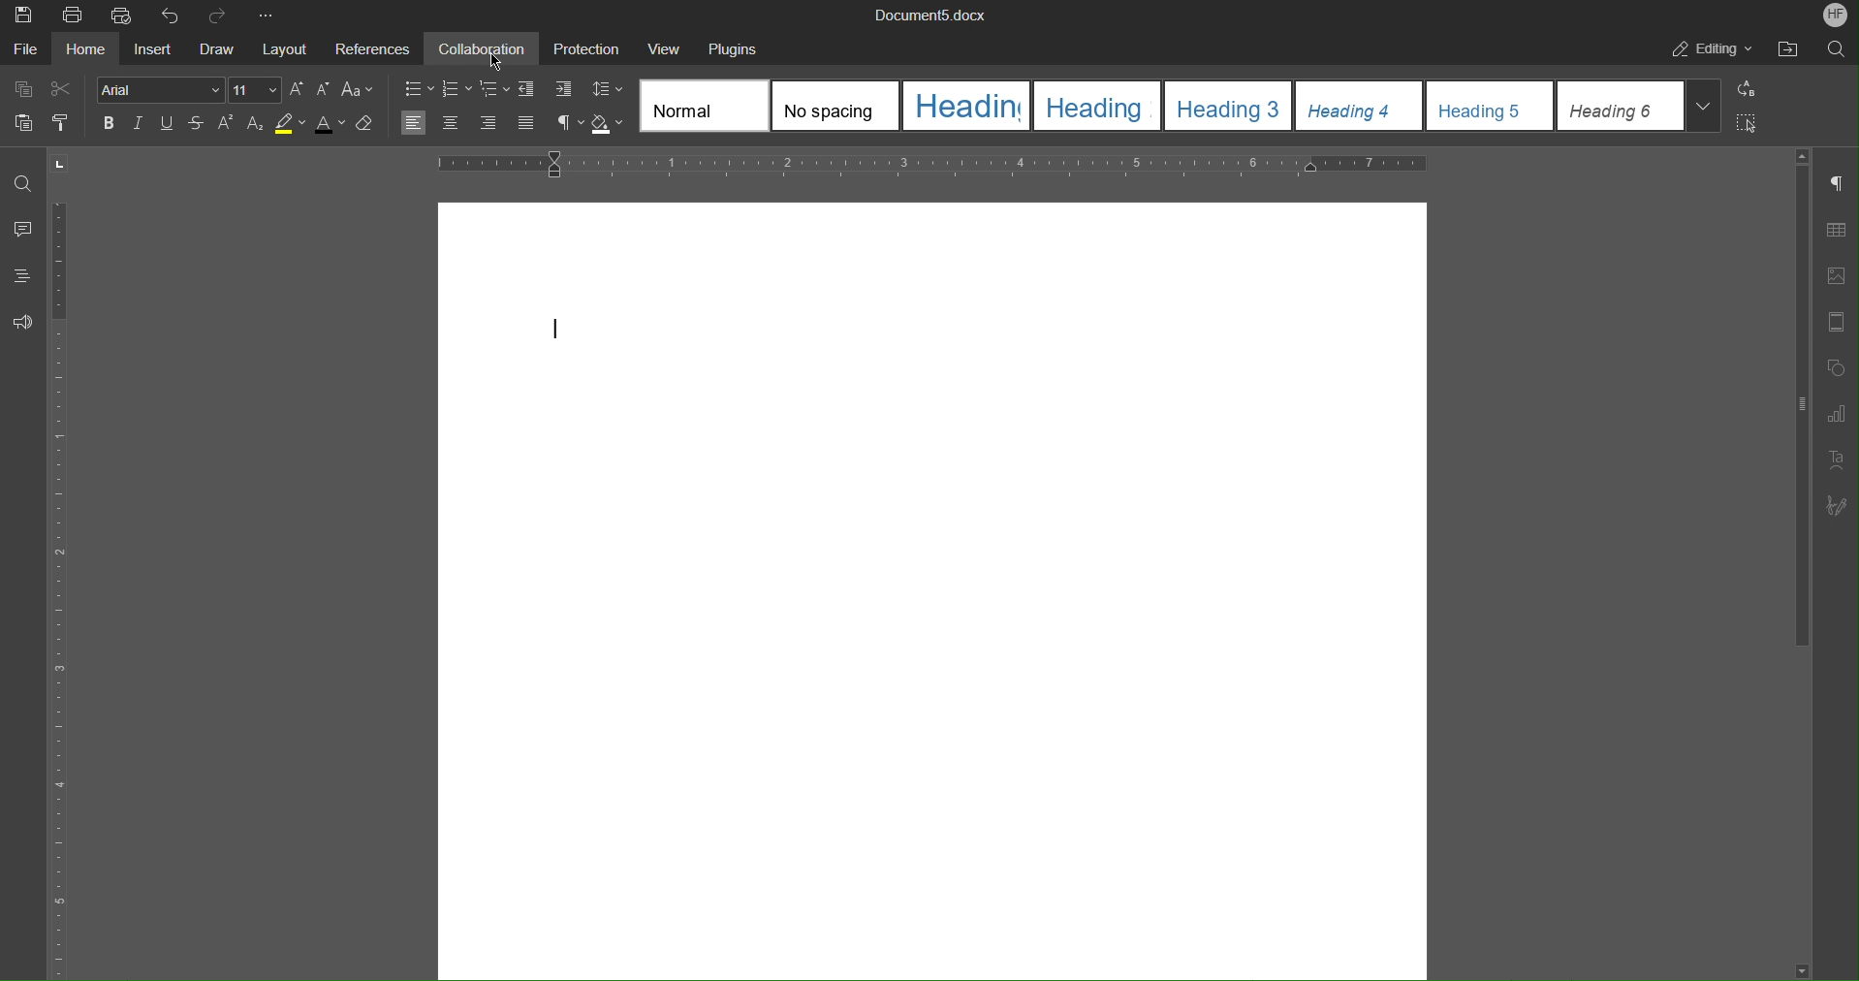 The image size is (1859, 981). What do you see at coordinates (1834, 508) in the screenshot?
I see `Signature` at bounding box center [1834, 508].